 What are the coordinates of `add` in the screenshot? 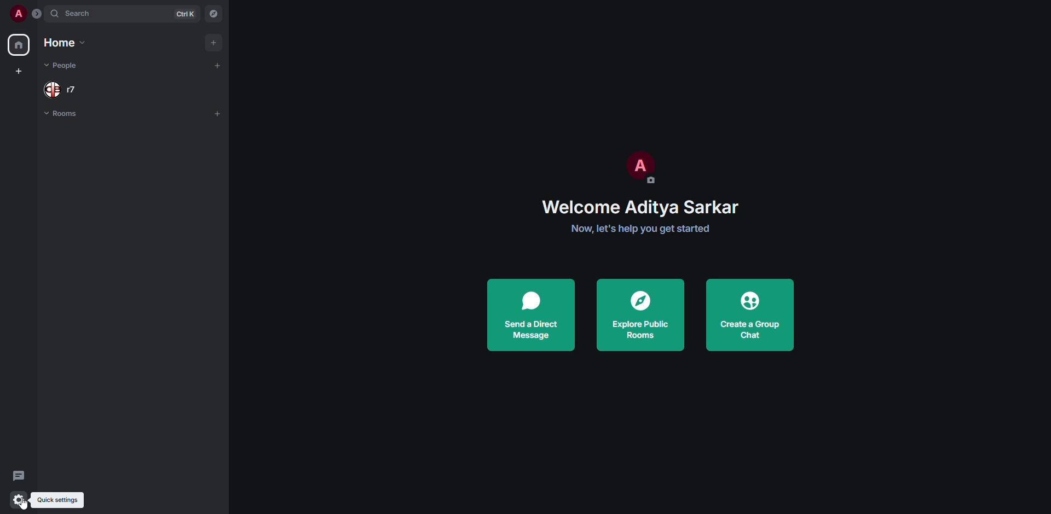 It's located at (218, 115).